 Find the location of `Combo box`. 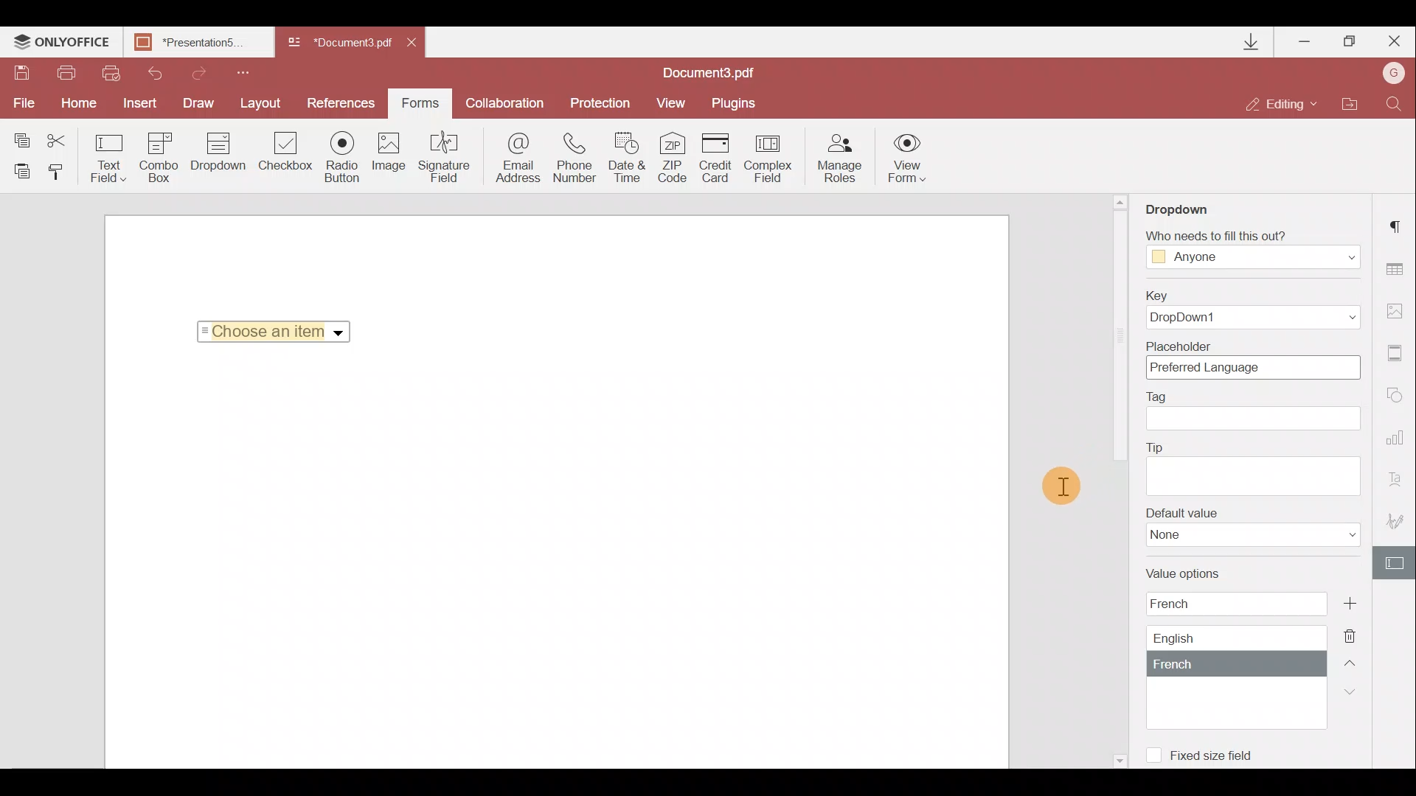

Combo box is located at coordinates (159, 155).